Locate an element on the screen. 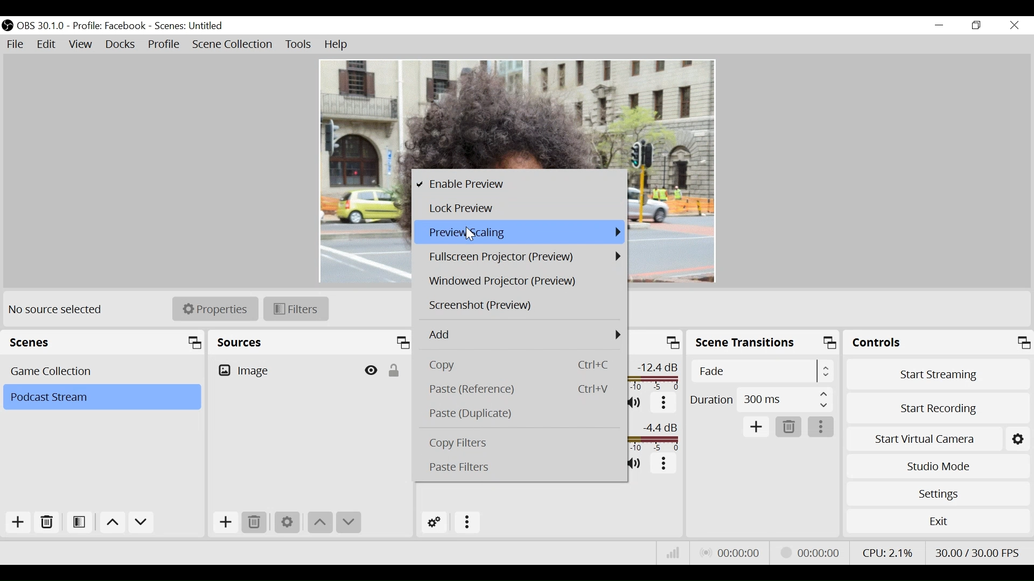 The height and width of the screenshot is (581, 1034). Frame Per Second is located at coordinates (977, 553).